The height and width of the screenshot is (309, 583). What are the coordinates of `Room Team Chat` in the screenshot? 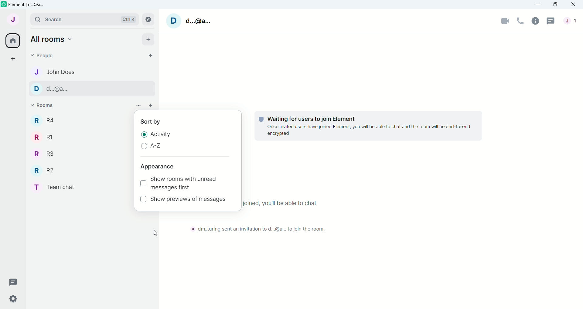 It's located at (52, 187).